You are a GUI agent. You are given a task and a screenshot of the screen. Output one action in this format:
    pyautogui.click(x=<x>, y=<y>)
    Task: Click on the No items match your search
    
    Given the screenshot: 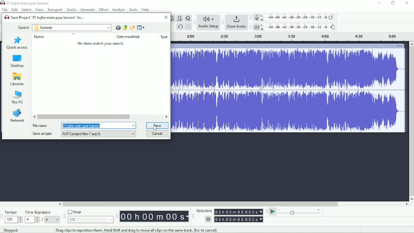 What is the action you would take?
    pyautogui.click(x=102, y=43)
    